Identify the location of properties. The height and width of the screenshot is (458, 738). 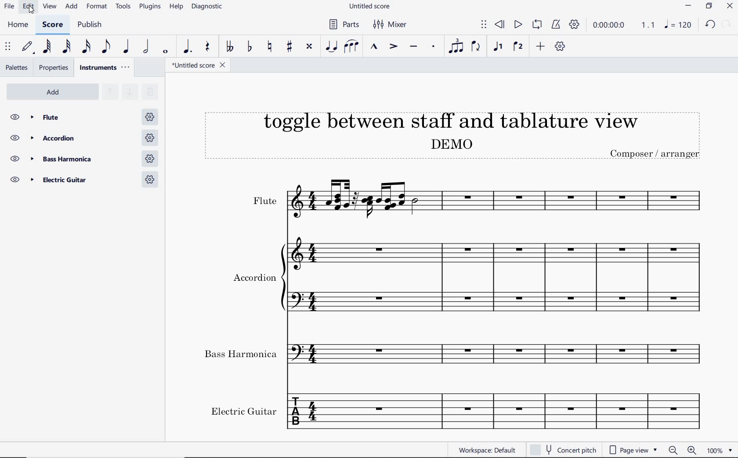
(54, 68).